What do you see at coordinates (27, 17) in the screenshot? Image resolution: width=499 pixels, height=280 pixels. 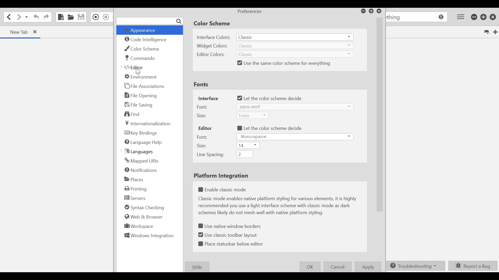 I see `Recent location` at bounding box center [27, 17].